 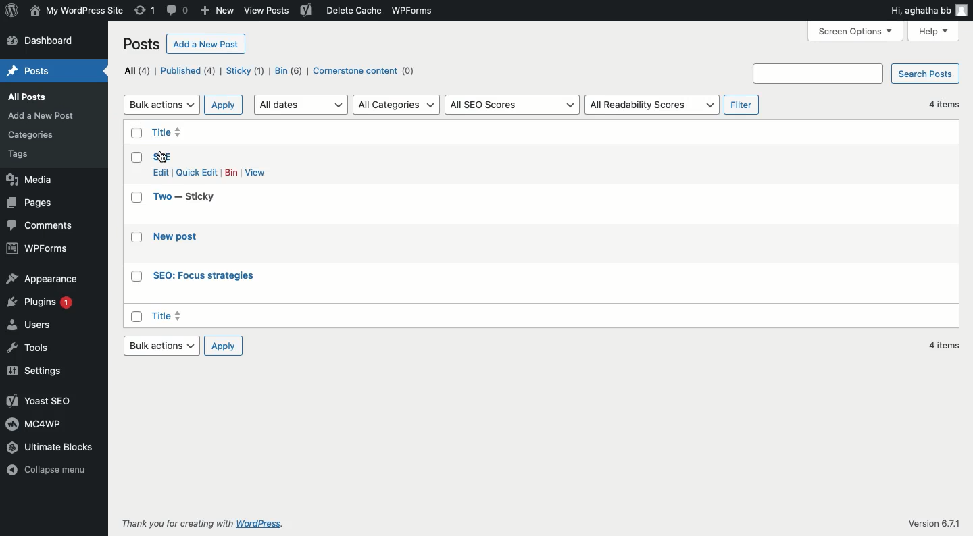 I want to click on Title, so click(x=177, y=132).